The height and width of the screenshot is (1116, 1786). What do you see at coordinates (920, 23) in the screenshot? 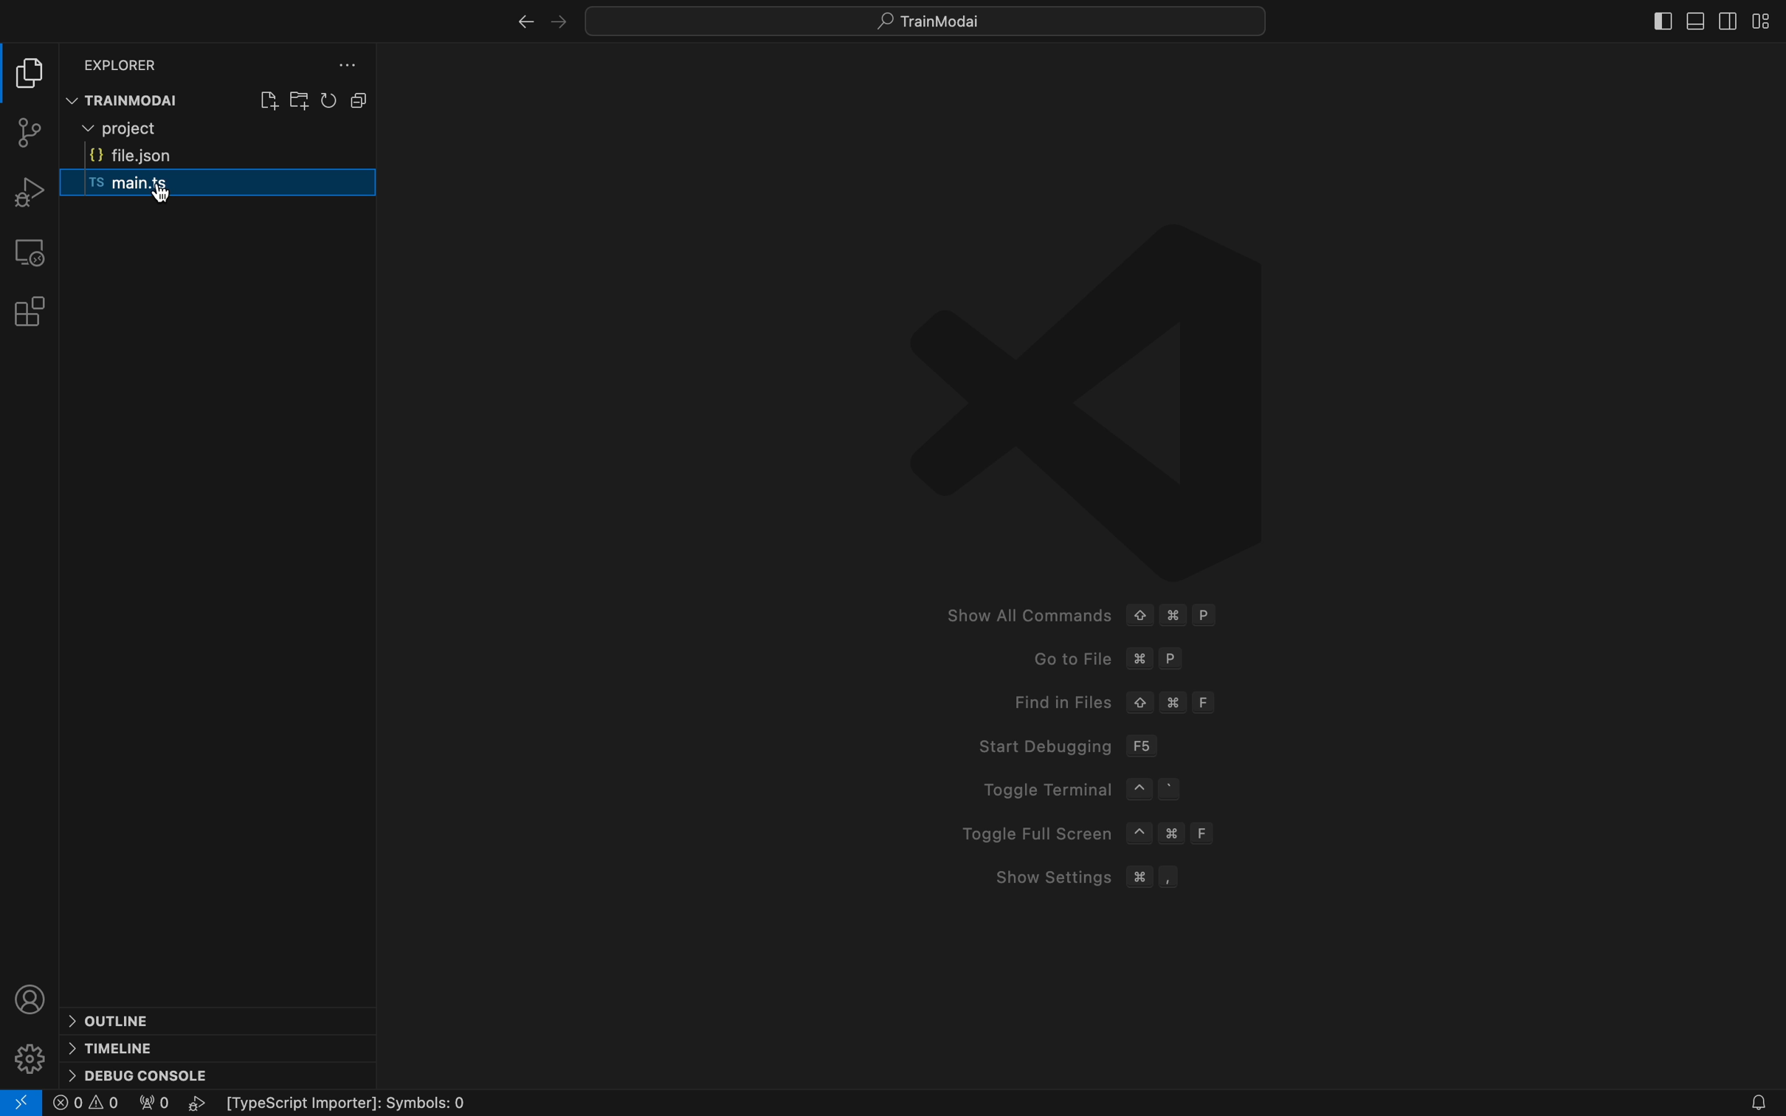
I see `quick menu` at bounding box center [920, 23].